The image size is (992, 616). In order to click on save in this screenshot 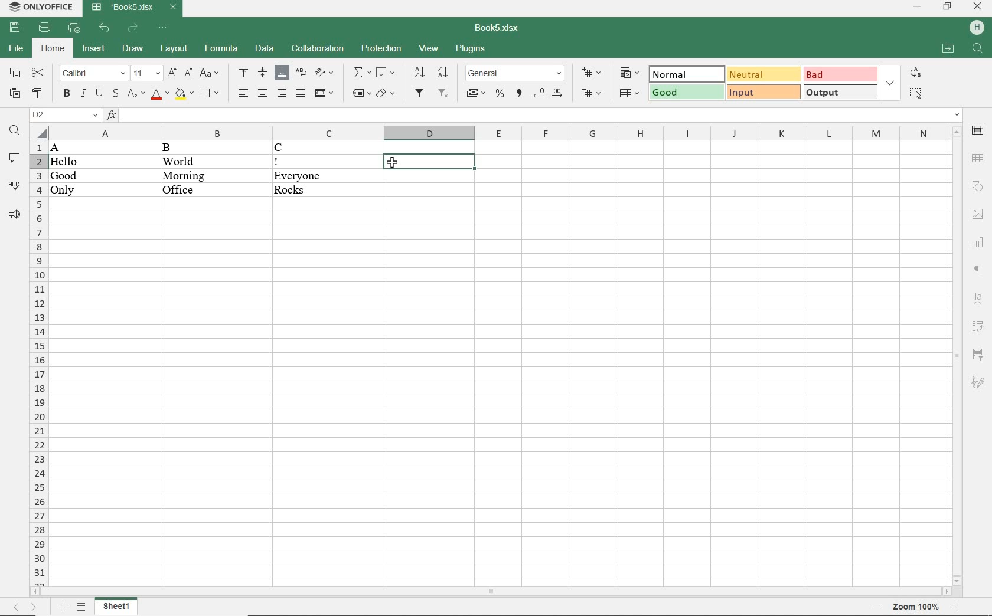, I will do `click(17, 28)`.